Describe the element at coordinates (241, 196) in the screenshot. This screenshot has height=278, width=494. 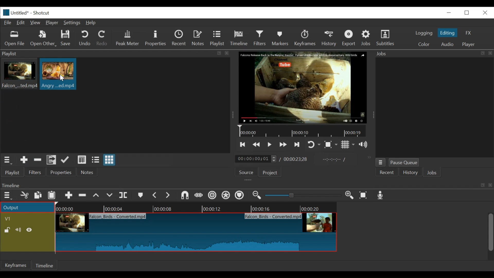
I see `Ripple markers` at that location.